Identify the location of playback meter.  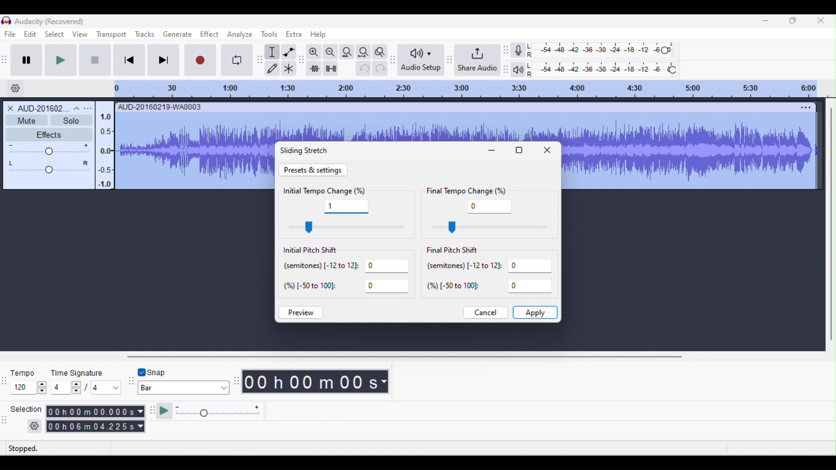
(519, 71).